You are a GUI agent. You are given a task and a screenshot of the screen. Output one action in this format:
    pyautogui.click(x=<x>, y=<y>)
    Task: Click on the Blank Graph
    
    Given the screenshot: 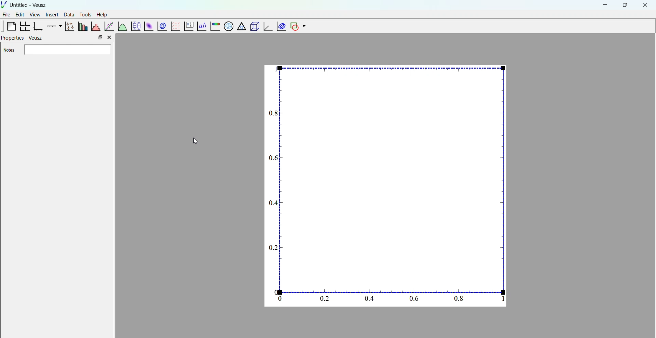 What is the action you would take?
    pyautogui.click(x=394, y=178)
    